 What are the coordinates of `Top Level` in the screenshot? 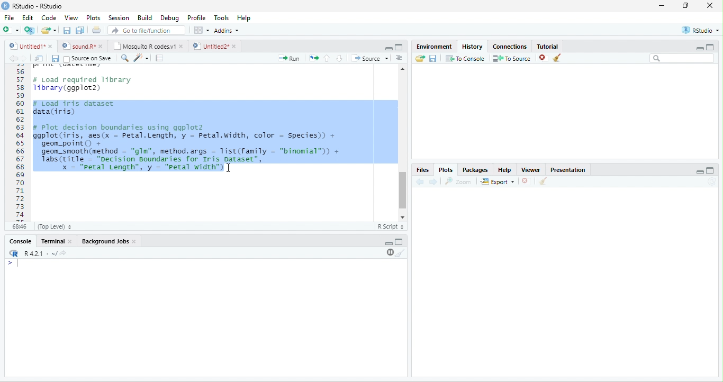 It's located at (55, 227).